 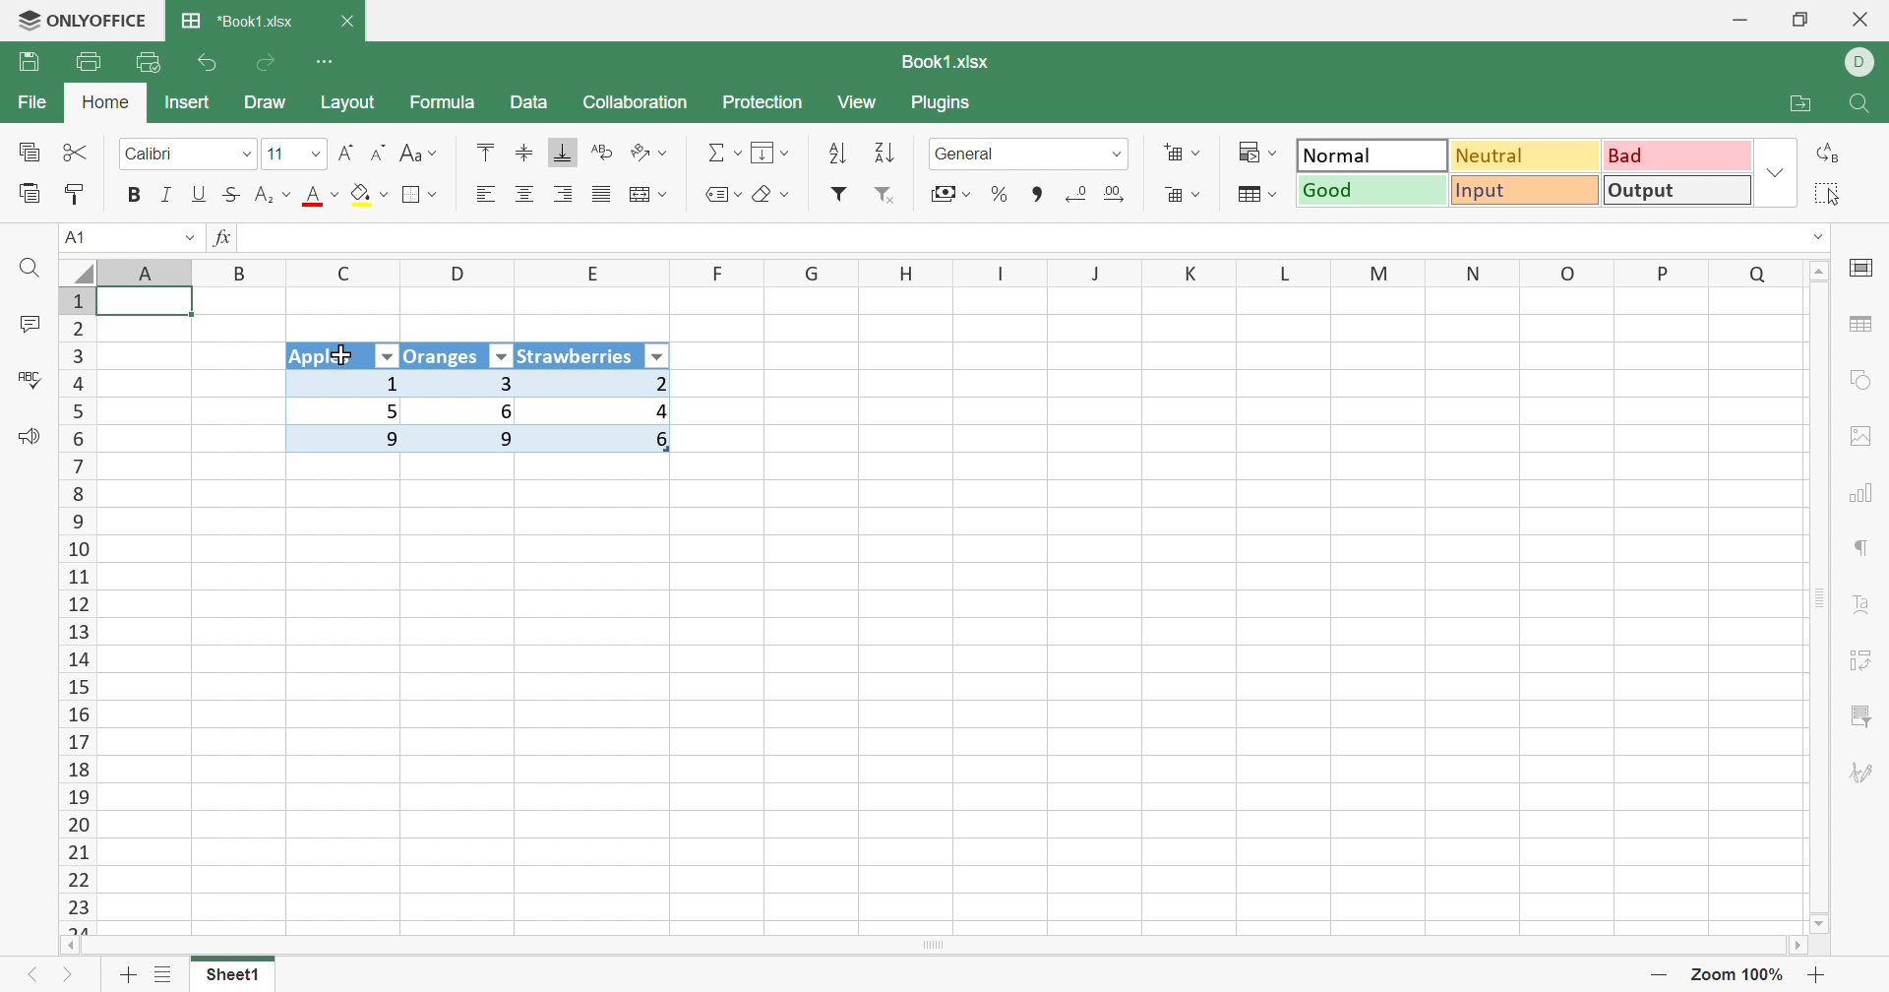 What do you see at coordinates (33, 270) in the screenshot?
I see `Find` at bounding box center [33, 270].